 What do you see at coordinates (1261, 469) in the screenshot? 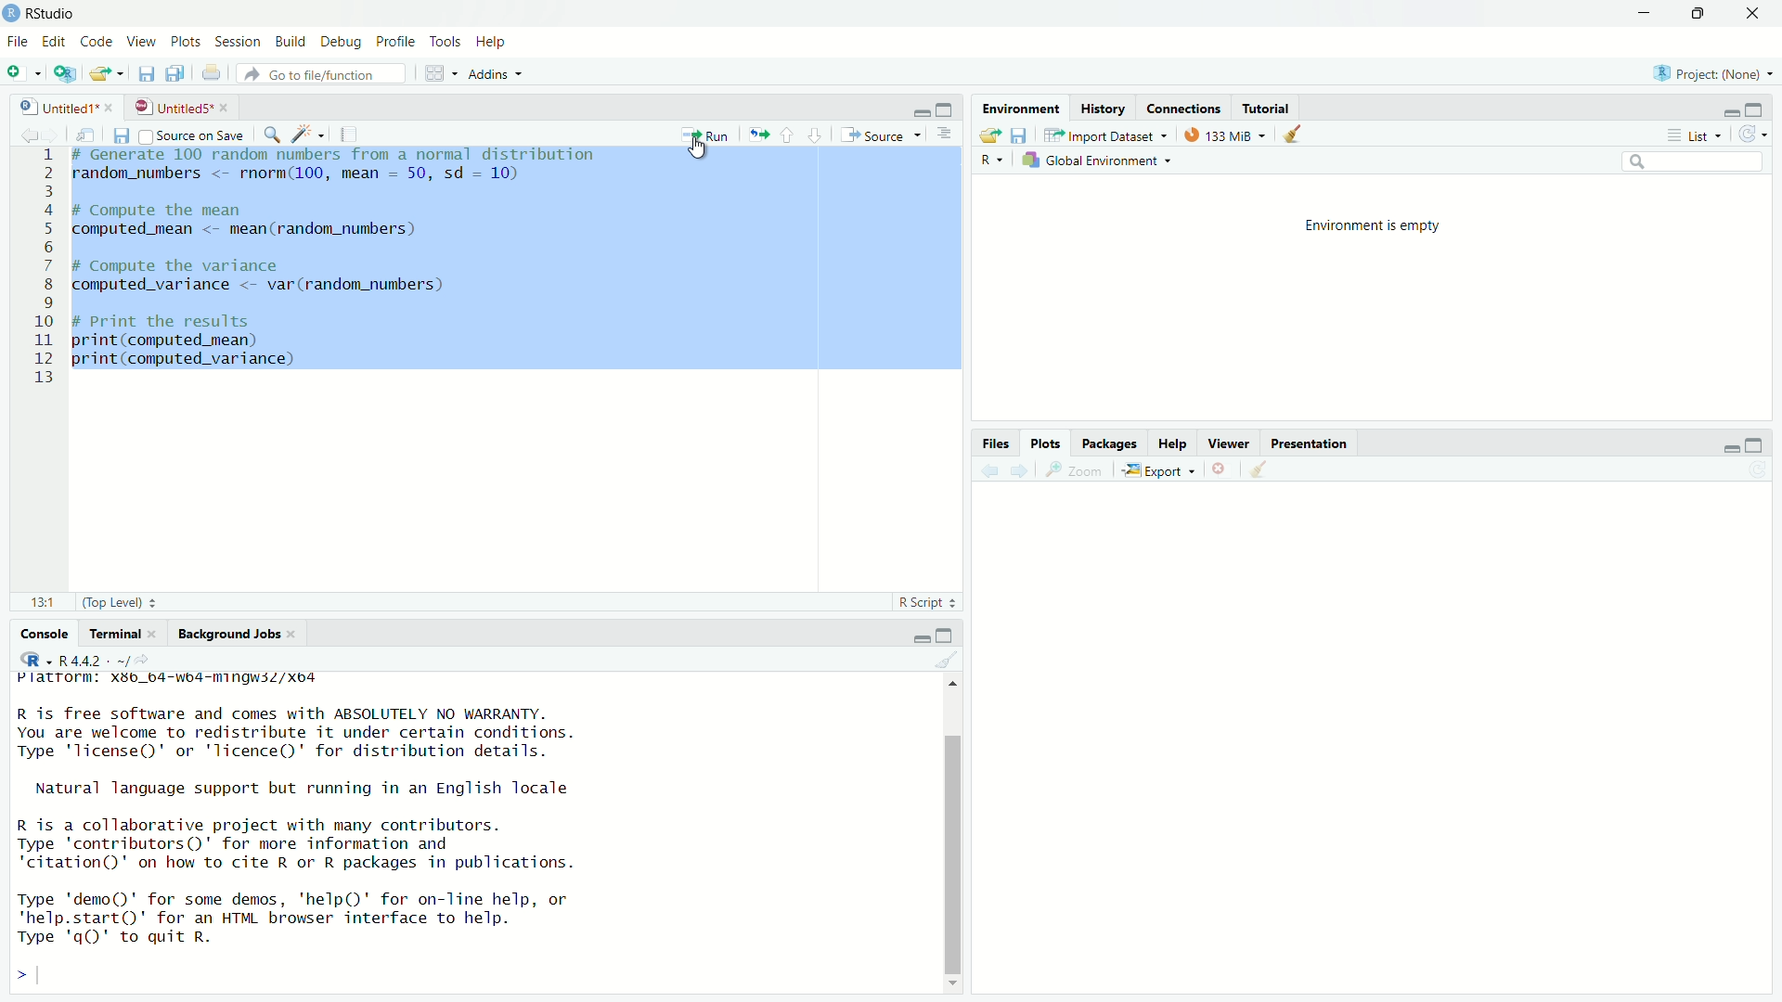
I see `clear all plots` at bounding box center [1261, 469].